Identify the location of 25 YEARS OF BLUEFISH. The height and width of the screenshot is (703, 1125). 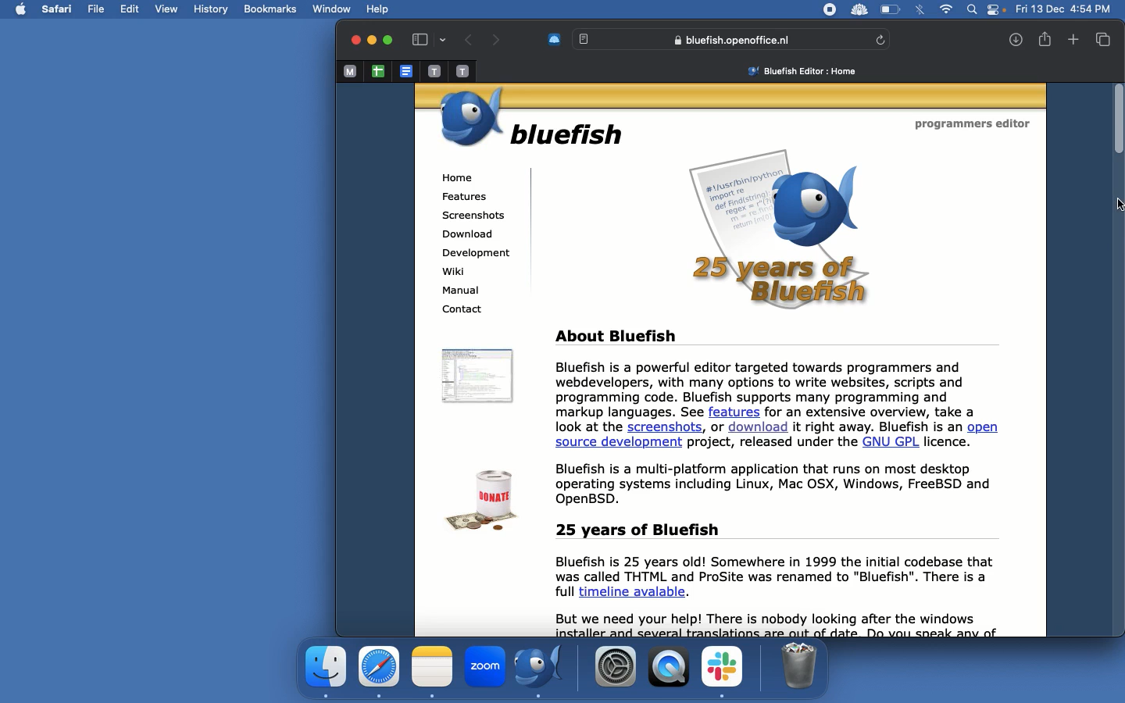
(790, 226).